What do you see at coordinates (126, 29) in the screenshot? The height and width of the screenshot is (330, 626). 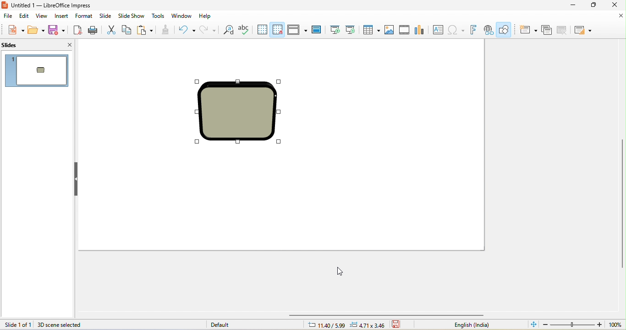 I see `copy` at bounding box center [126, 29].